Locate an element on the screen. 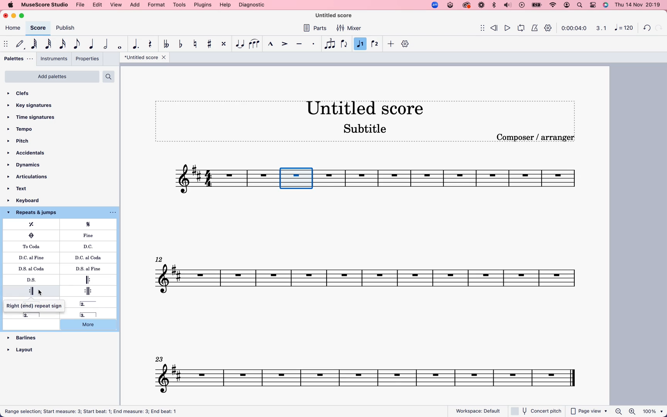  settings is located at coordinates (406, 44).